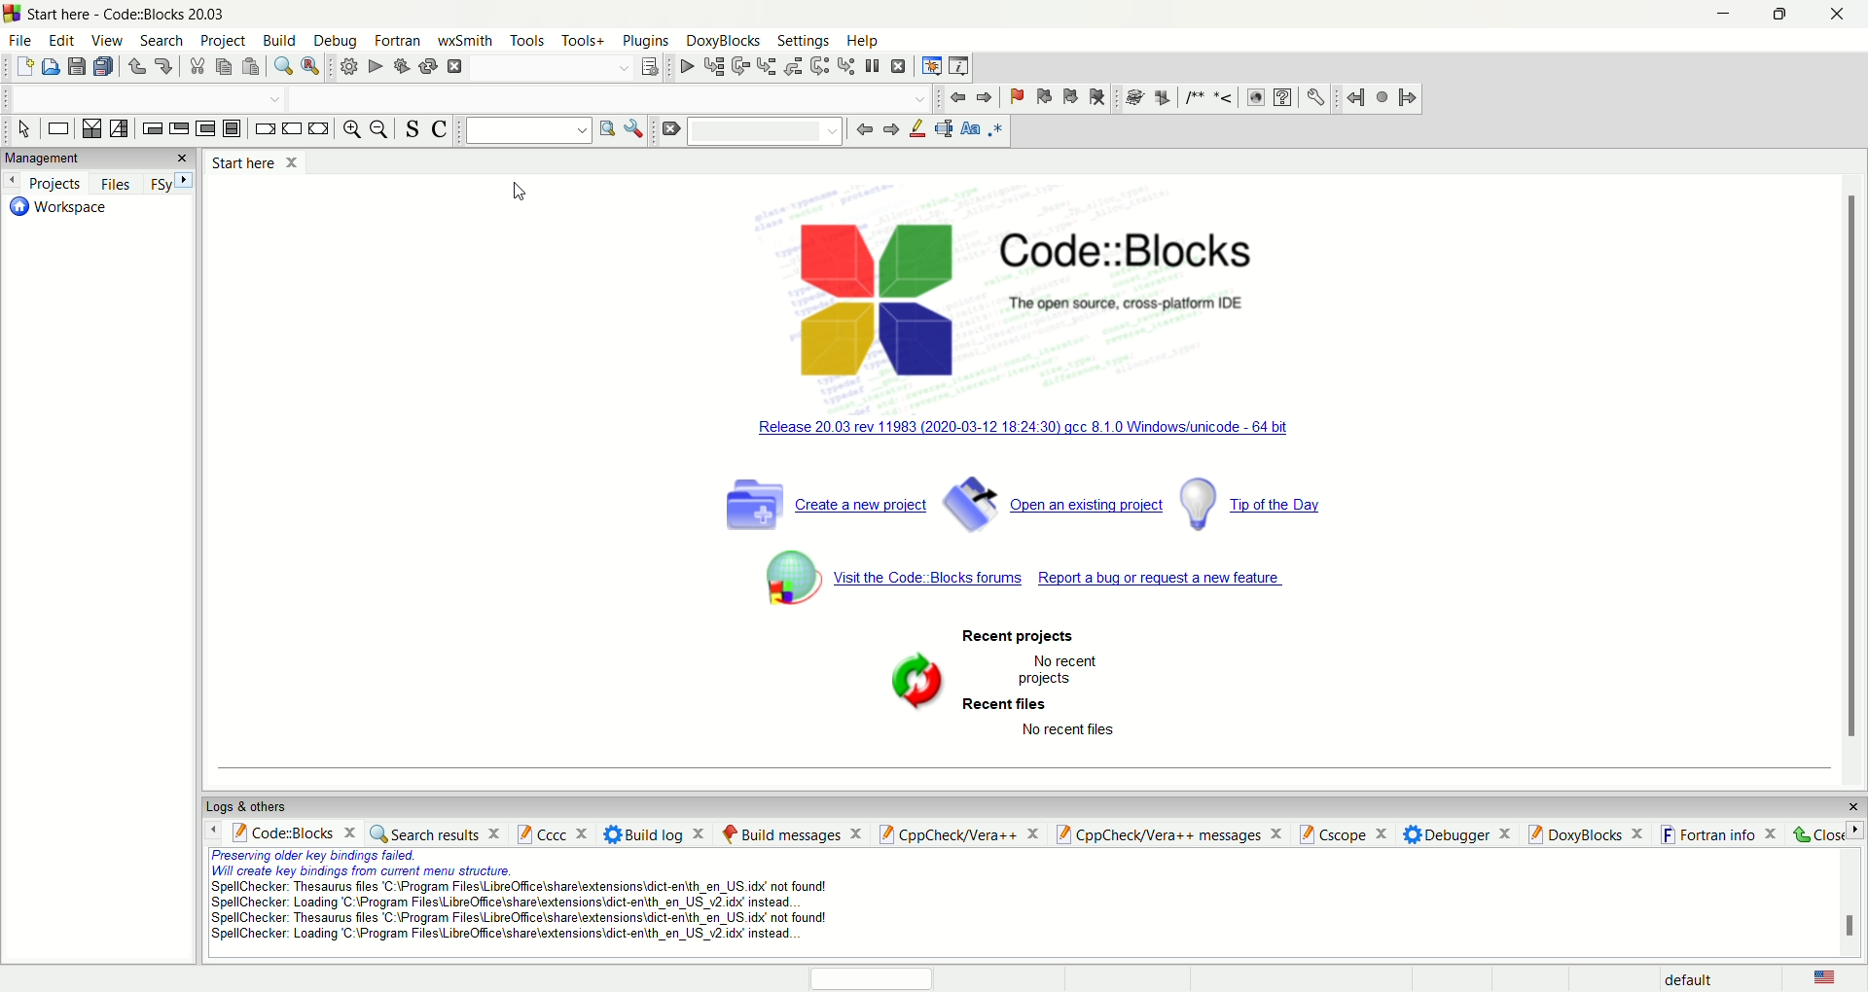 The height and width of the screenshot is (992, 1868). Describe the element at coordinates (205, 130) in the screenshot. I see `counting loop` at that location.